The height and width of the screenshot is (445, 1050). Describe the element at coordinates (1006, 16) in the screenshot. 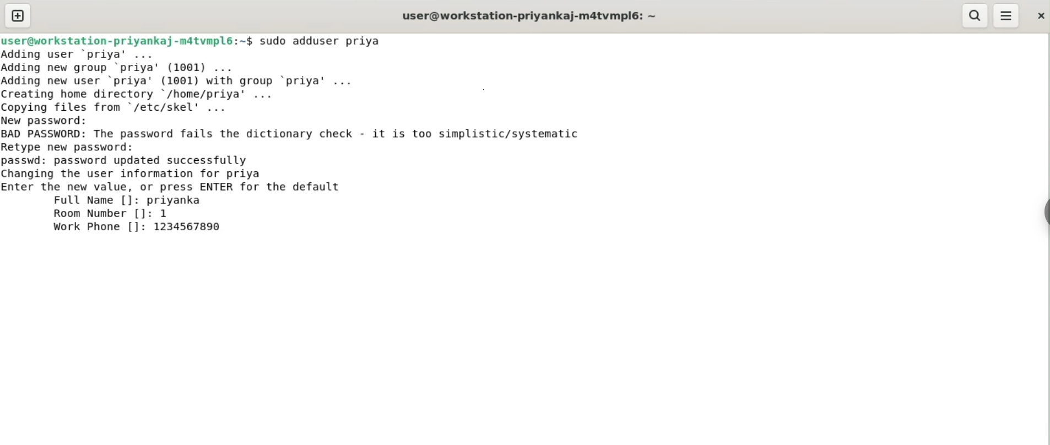

I see `menu` at that location.